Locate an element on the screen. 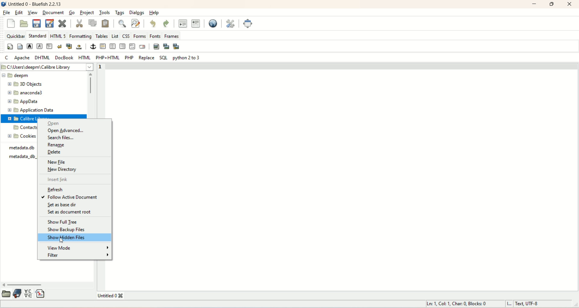  Fullscreen is located at coordinates (247, 24).